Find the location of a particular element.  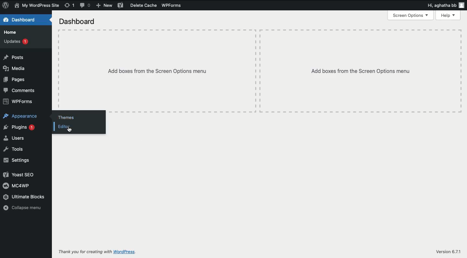

Yoast SEO is located at coordinates (23, 173).